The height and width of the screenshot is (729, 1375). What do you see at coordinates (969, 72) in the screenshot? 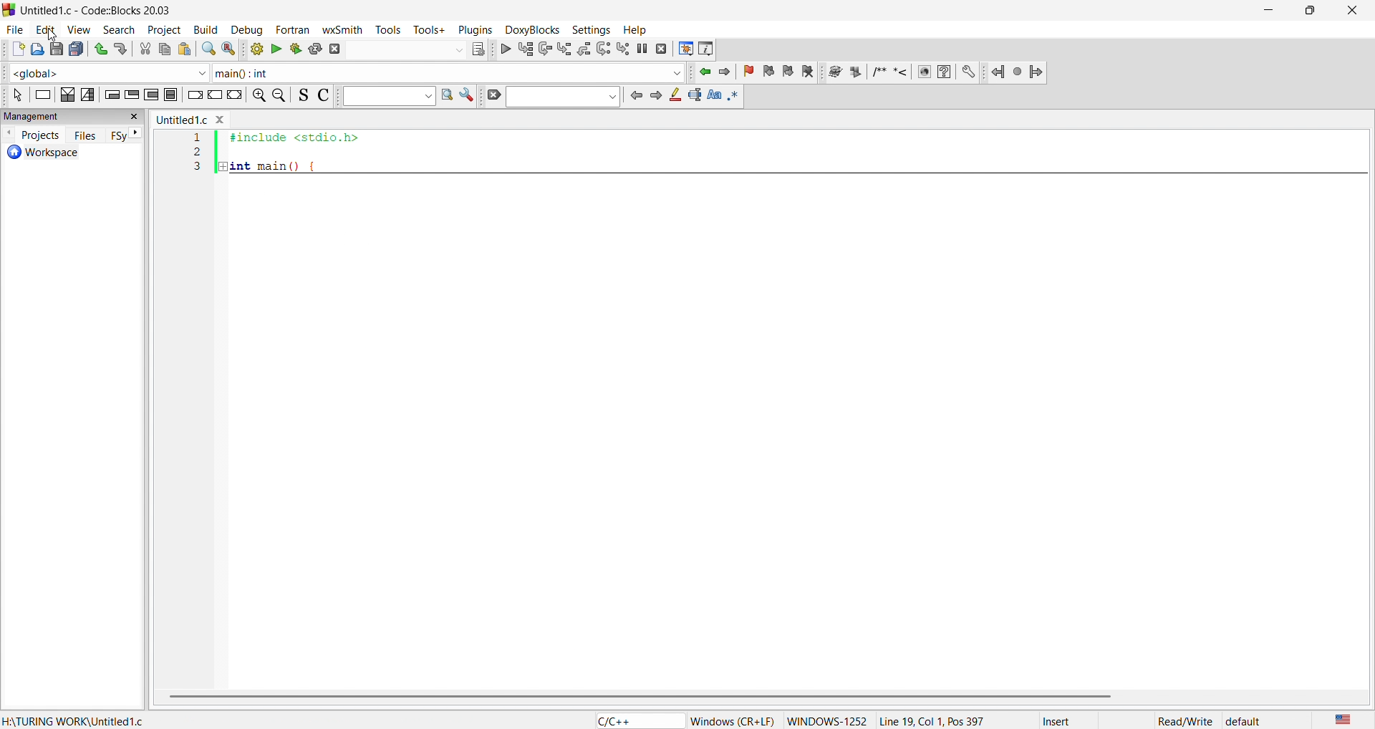
I see `settings` at bounding box center [969, 72].